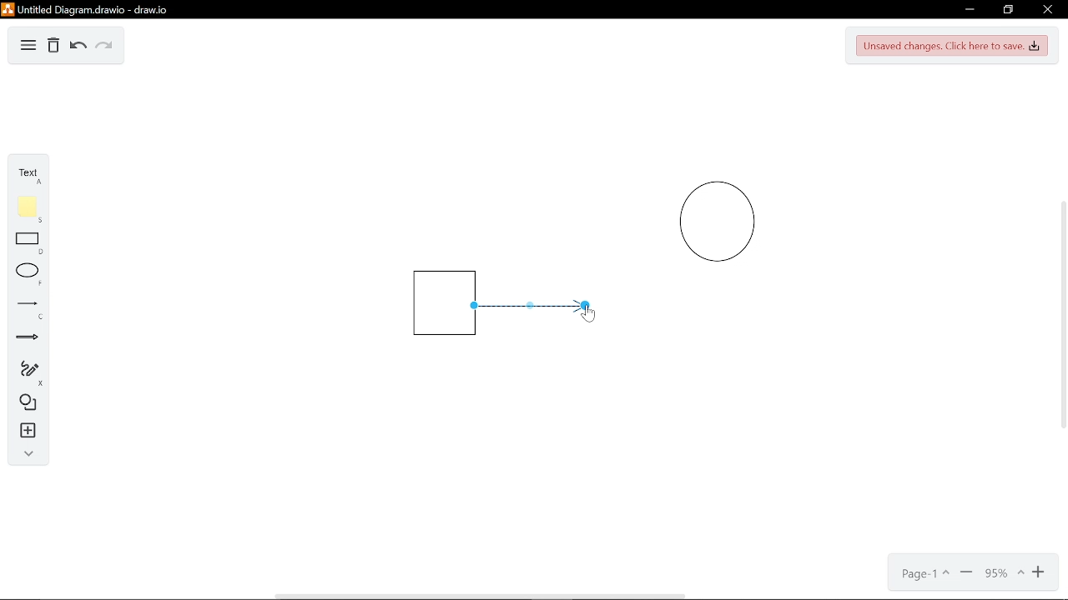 The image size is (1068, 600). I want to click on Delete, so click(53, 46).